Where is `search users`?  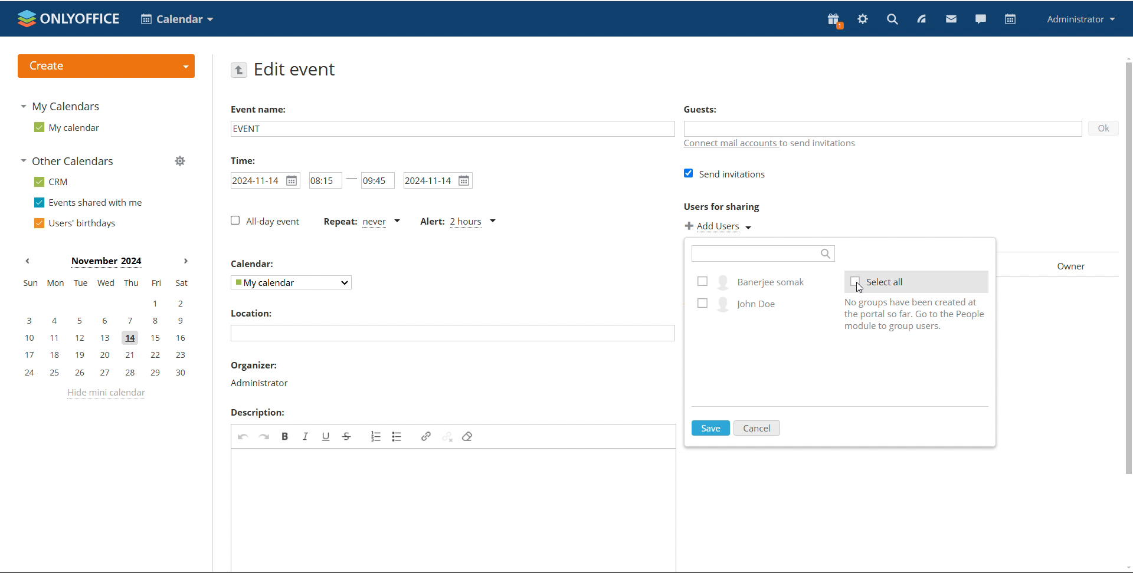
search users is located at coordinates (764, 253).